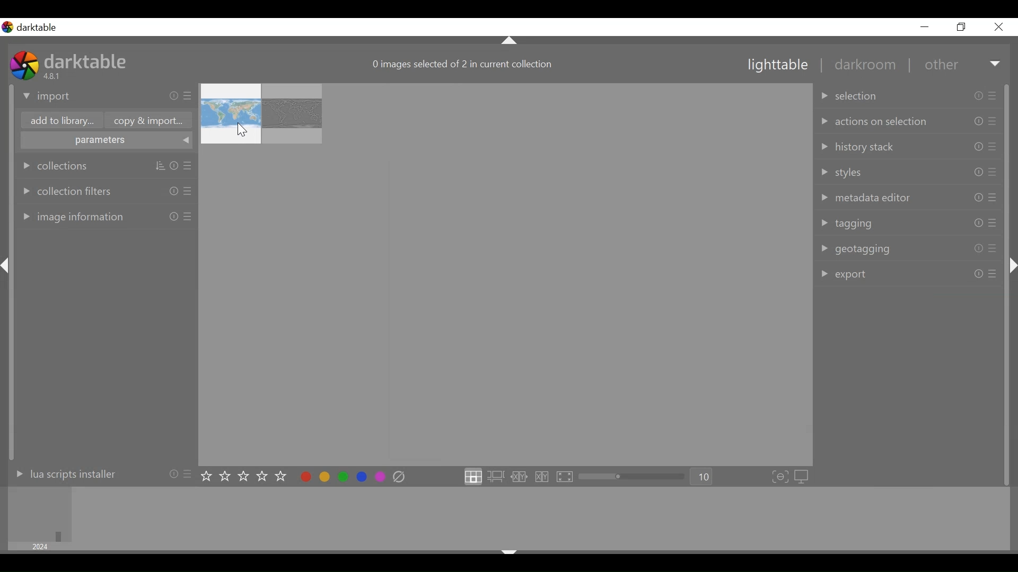  Describe the element at coordinates (802, 478) in the screenshot. I see `Set display profile` at that location.